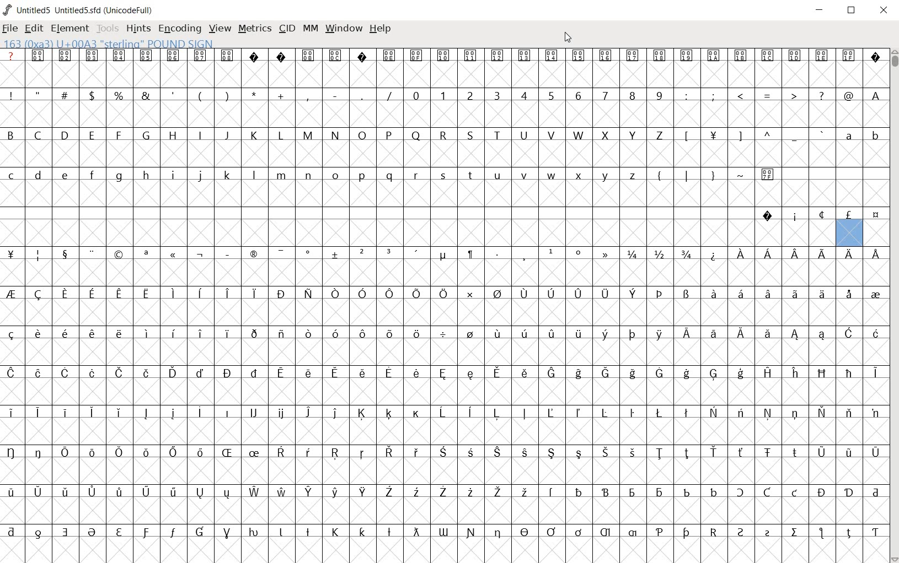 The height and width of the screenshot is (563, 899). Describe the element at coordinates (40, 55) in the screenshot. I see `Symbol` at that location.